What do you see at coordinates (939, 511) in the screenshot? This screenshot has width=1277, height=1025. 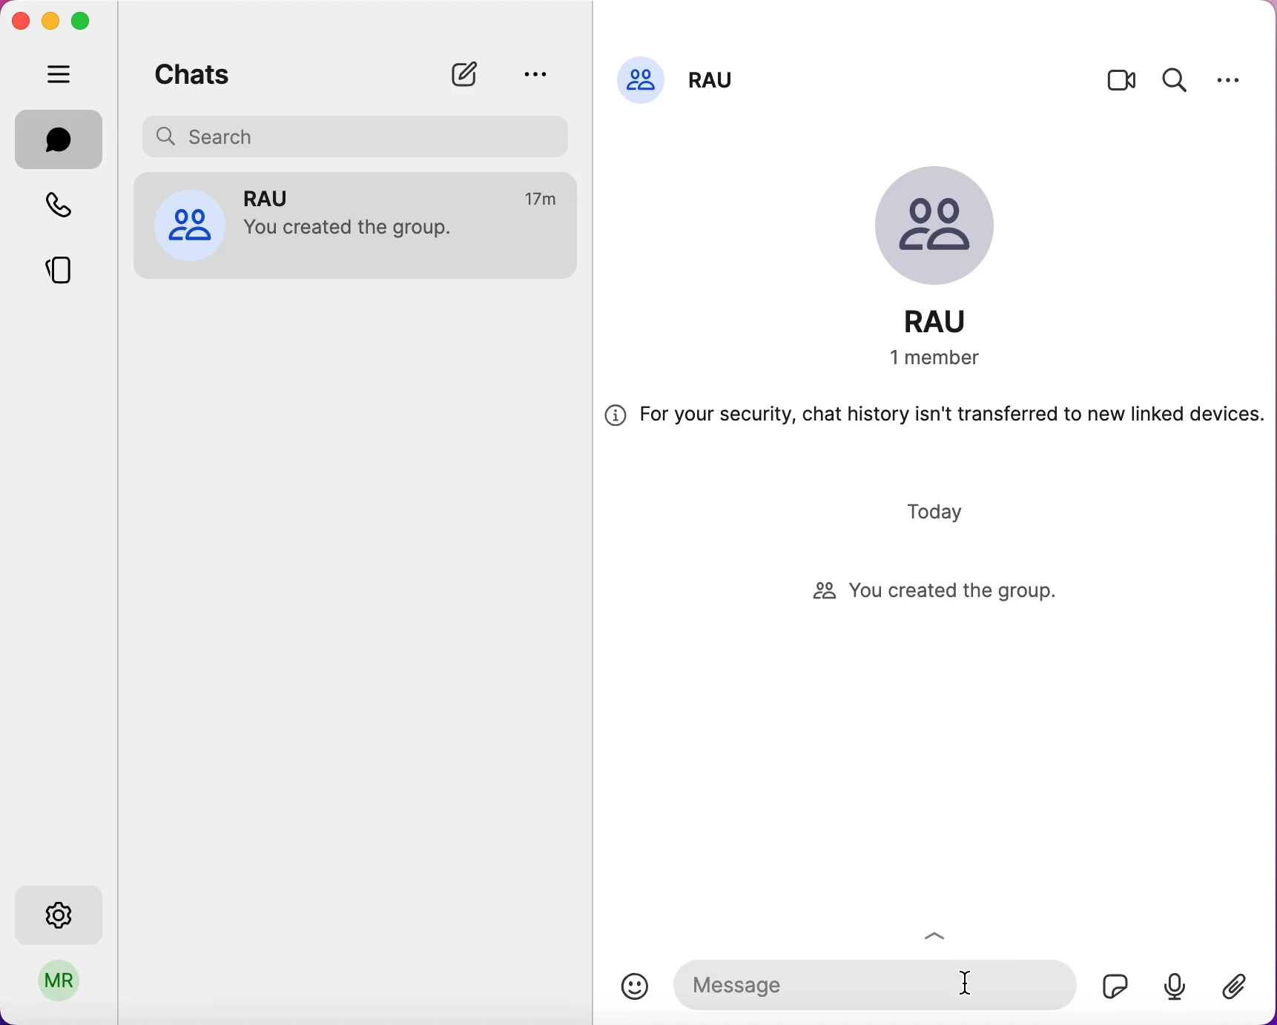 I see `today` at bounding box center [939, 511].